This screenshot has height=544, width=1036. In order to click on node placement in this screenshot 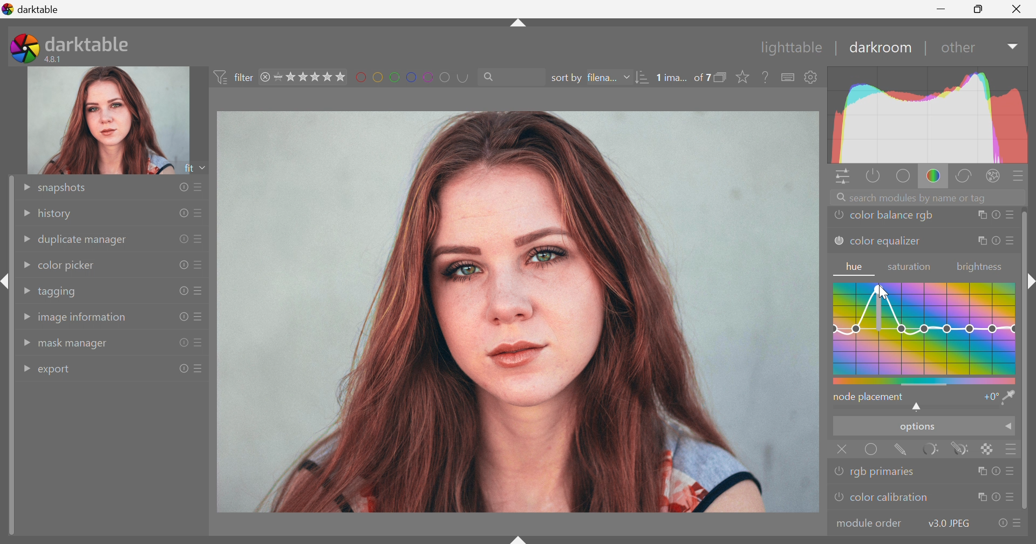, I will do `click(869, 397)`.